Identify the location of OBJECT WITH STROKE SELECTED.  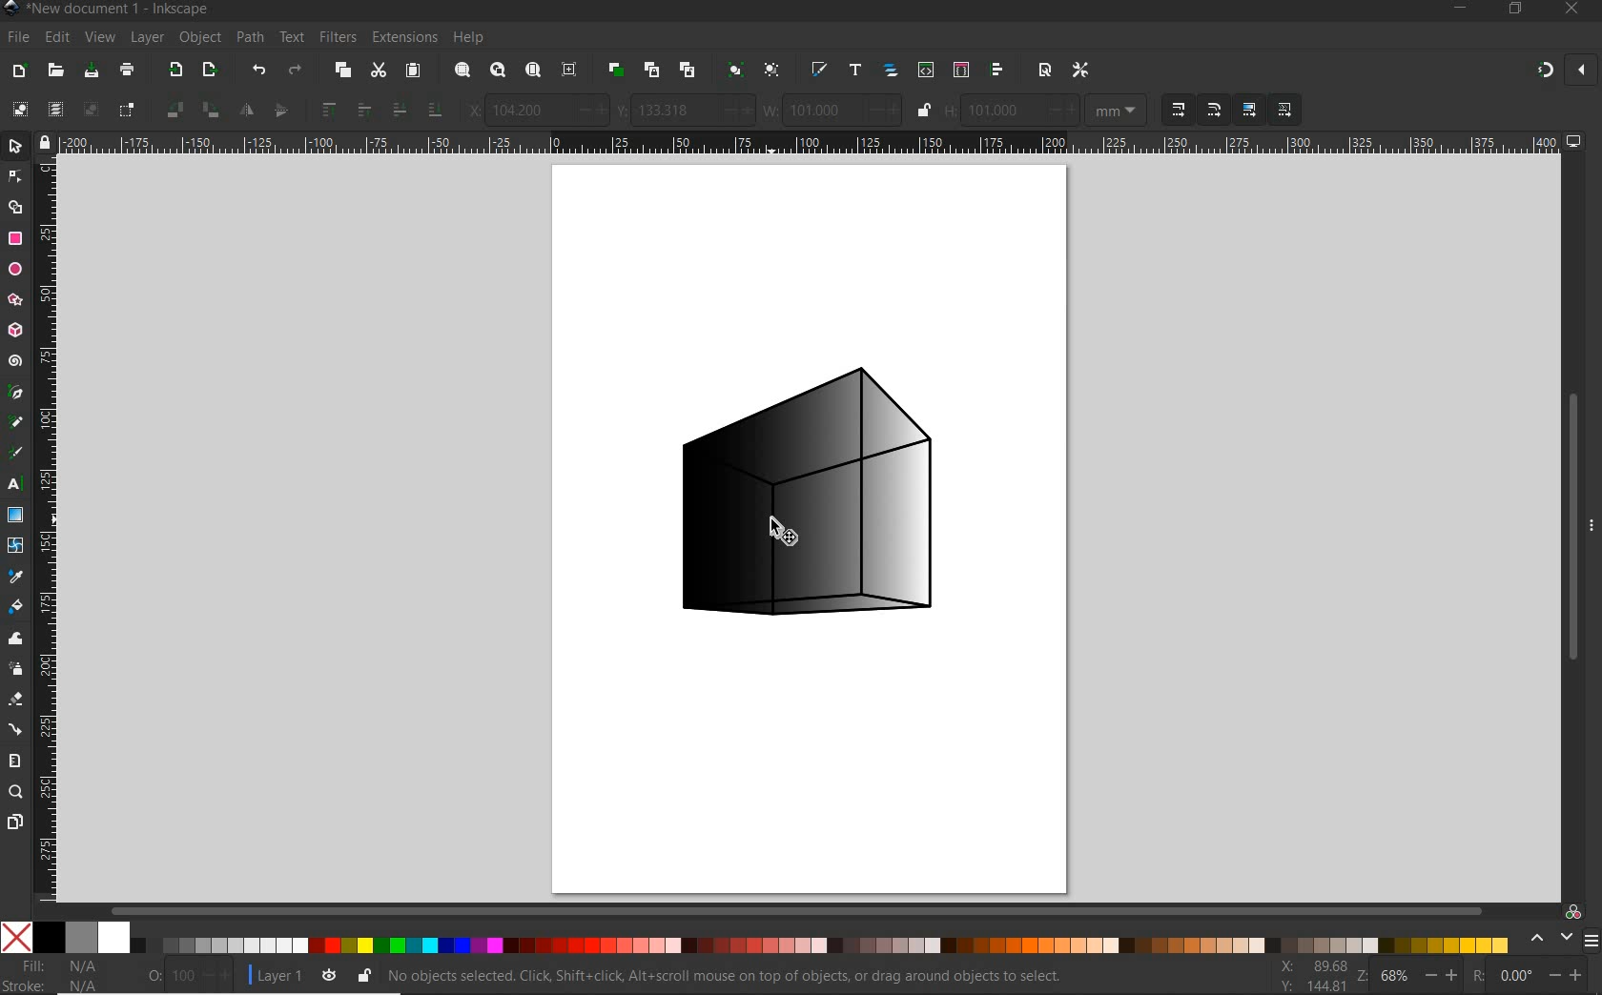
(801, 501).